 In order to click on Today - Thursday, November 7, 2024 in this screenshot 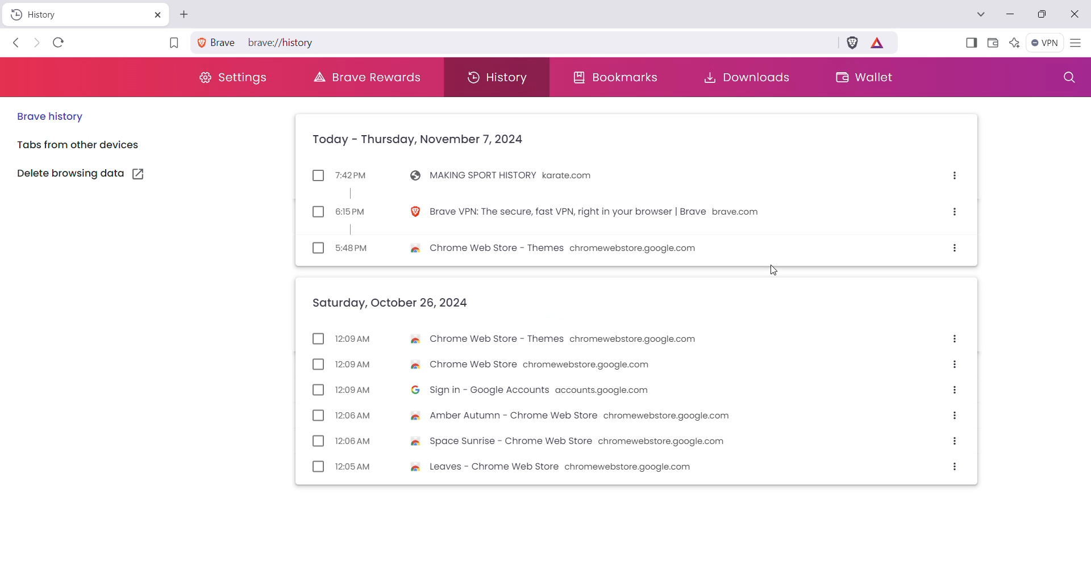, I will do `click(478, 137)`.